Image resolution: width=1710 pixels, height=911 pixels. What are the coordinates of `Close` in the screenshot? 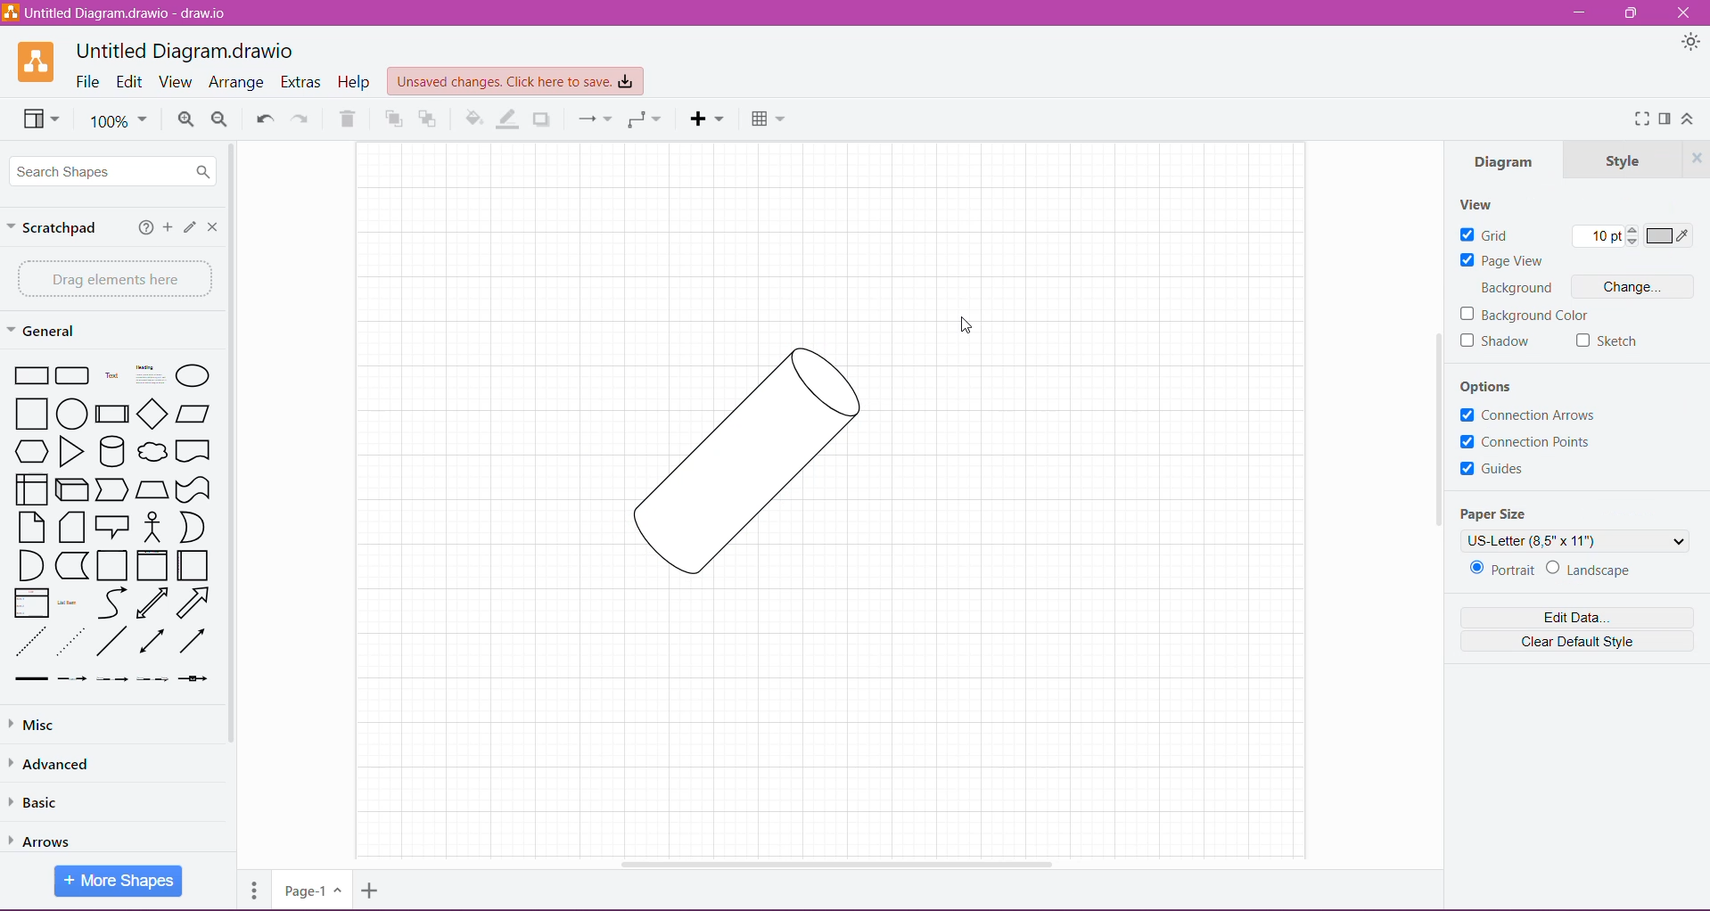 It's located at (1695, 159).